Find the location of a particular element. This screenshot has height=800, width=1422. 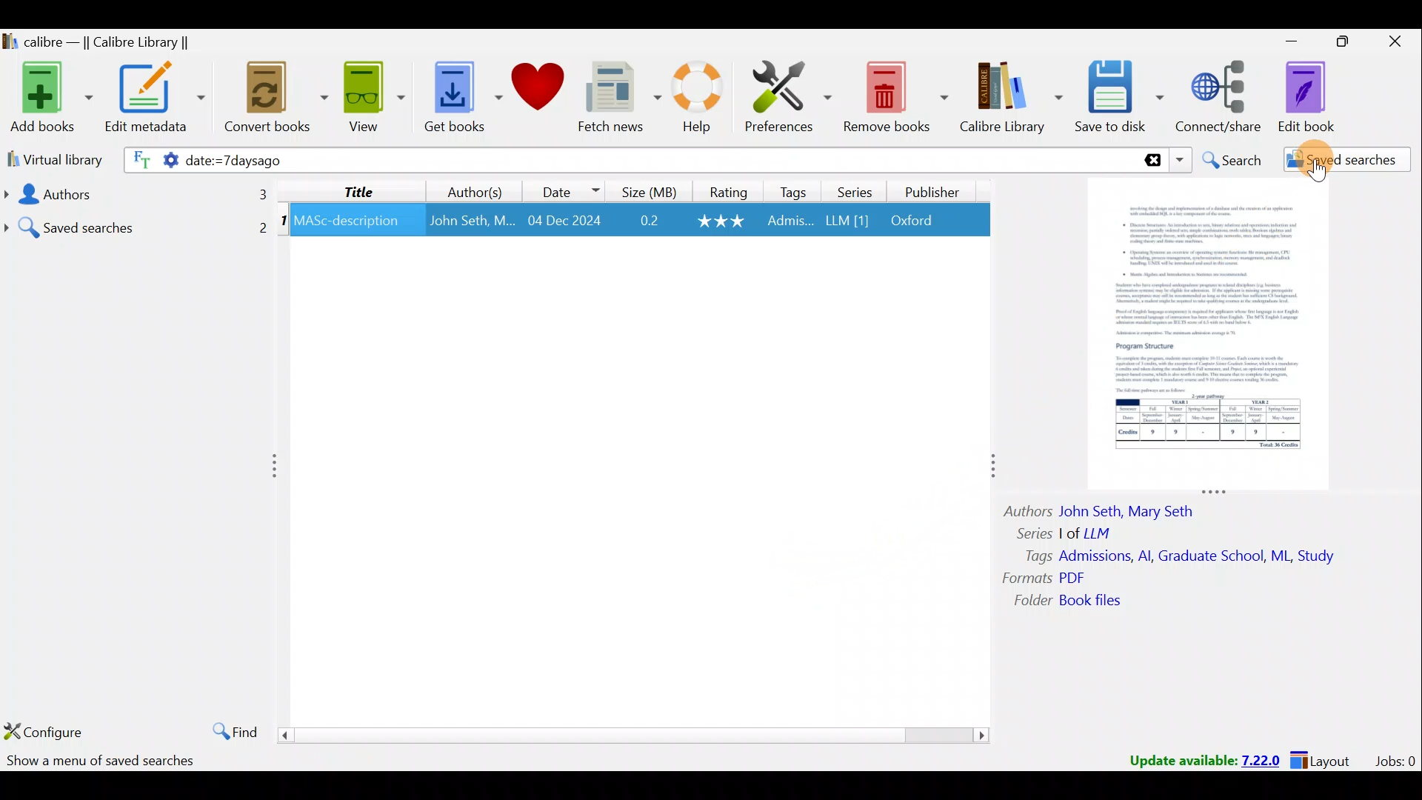

xxx is located at coordinates (723, 221).